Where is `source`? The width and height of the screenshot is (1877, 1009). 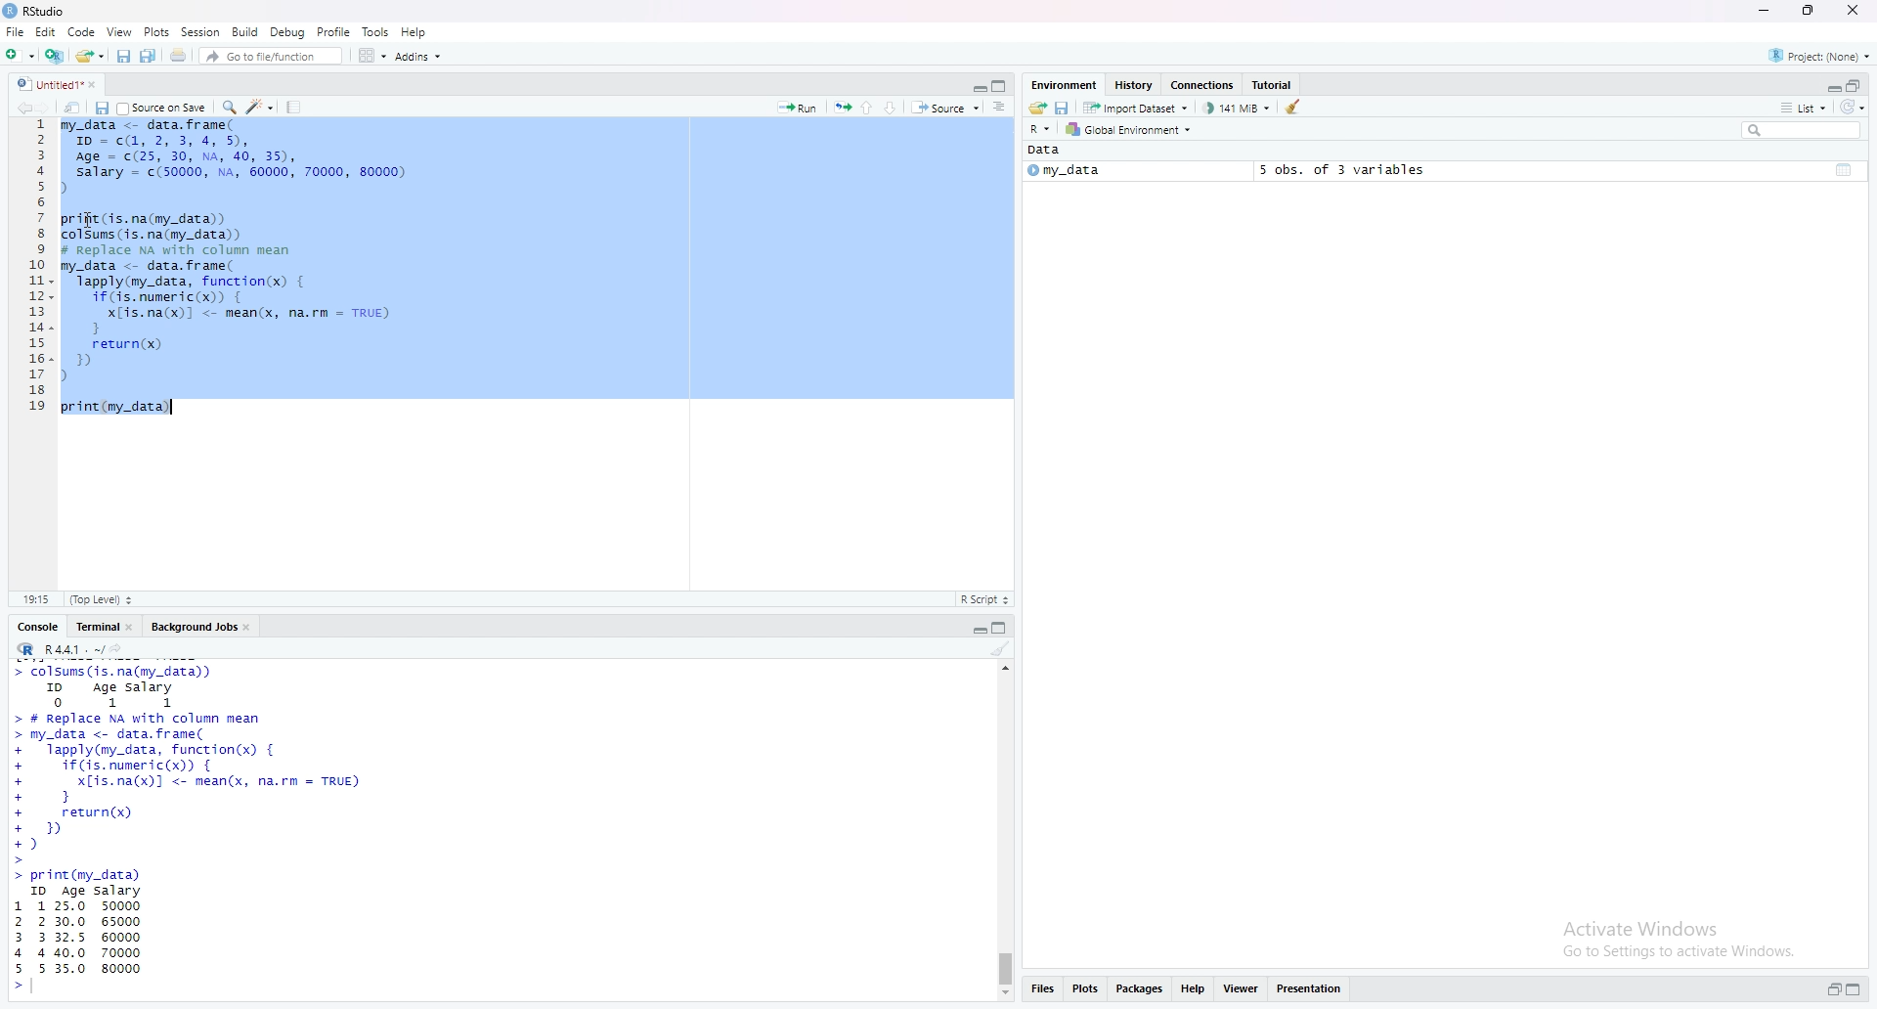 source is located at coordinates (946, 110).